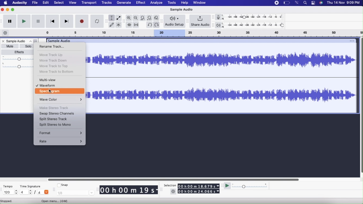 The image size is (363, 204). I want to click on Pause, so click(10, 21).